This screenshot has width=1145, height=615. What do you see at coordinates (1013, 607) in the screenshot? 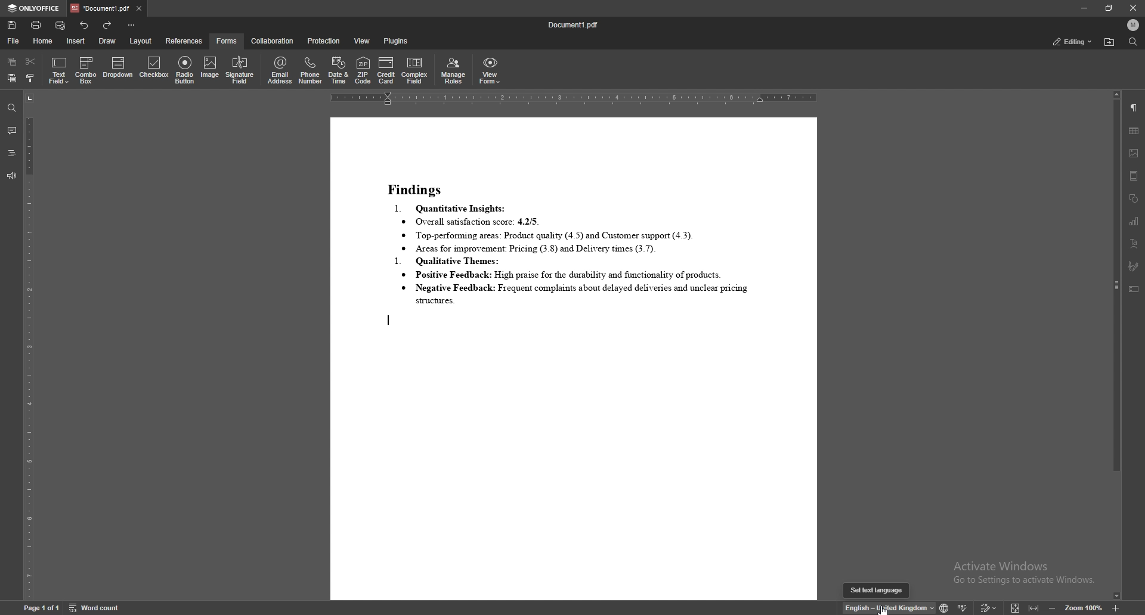
I see `fit to screen` at bounding box center [1013, 607].